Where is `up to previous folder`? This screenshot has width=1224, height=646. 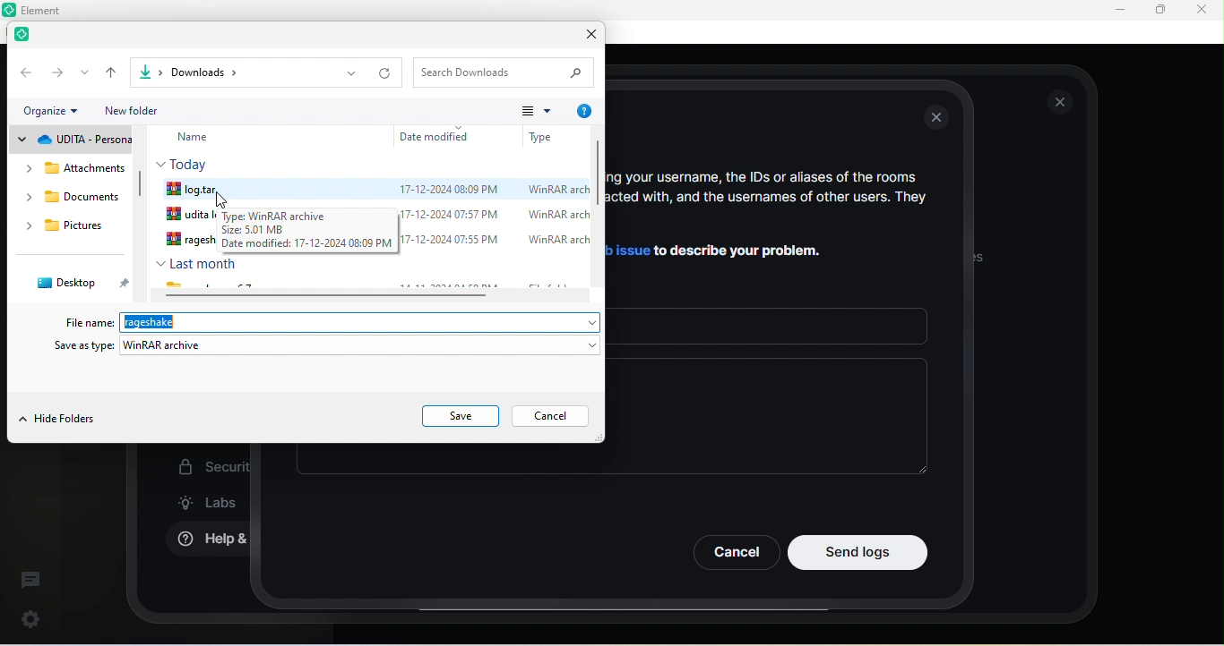
up to previous folder is located at coordinates (113, 72).